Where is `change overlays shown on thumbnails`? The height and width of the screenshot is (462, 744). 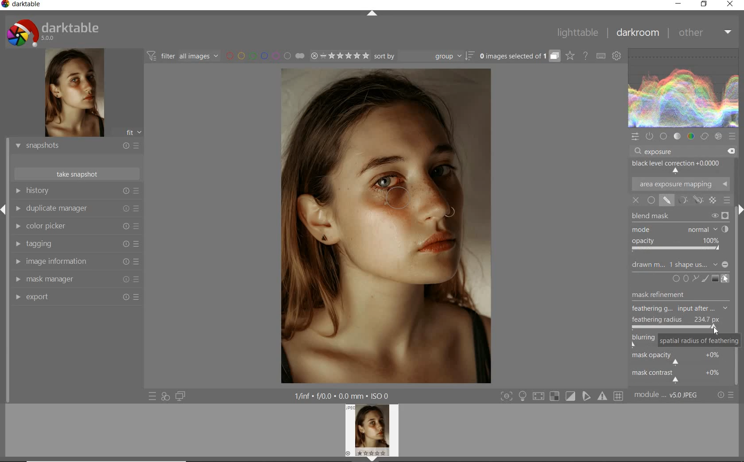
change overlays shown on thumbnails is located at coordinates (570, 57).